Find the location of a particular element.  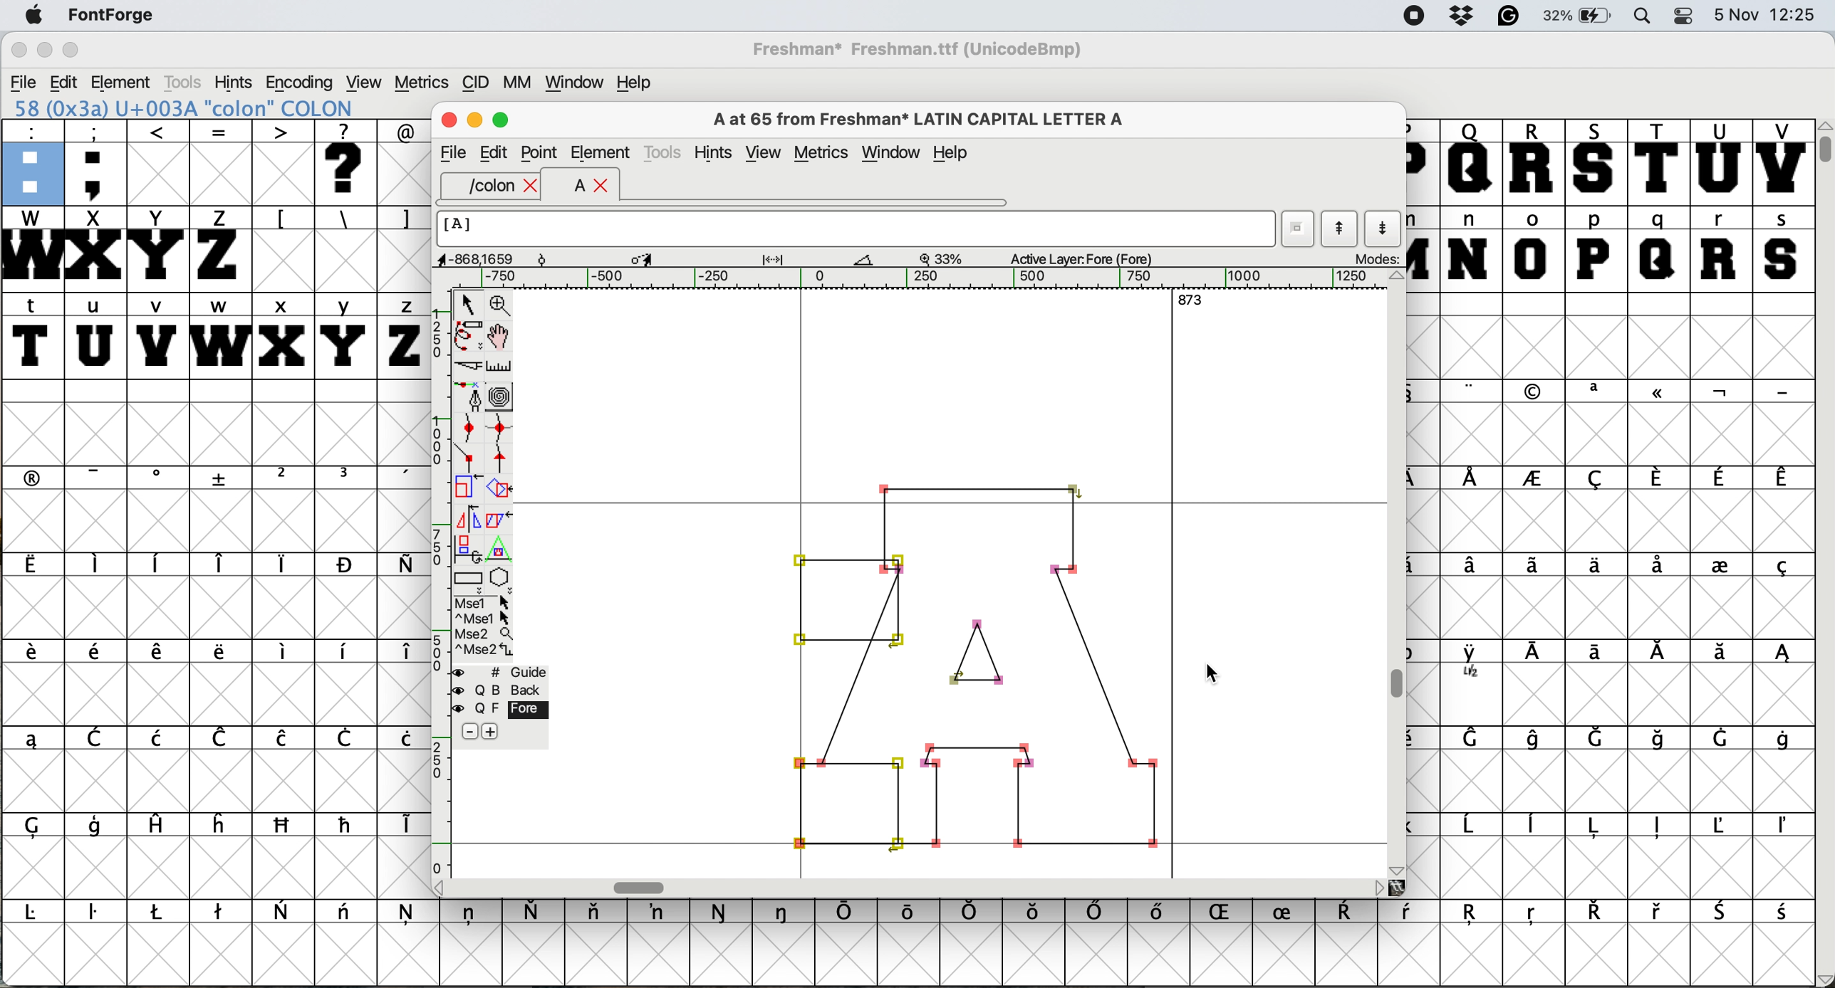

element is located at coordinates (601, 152).